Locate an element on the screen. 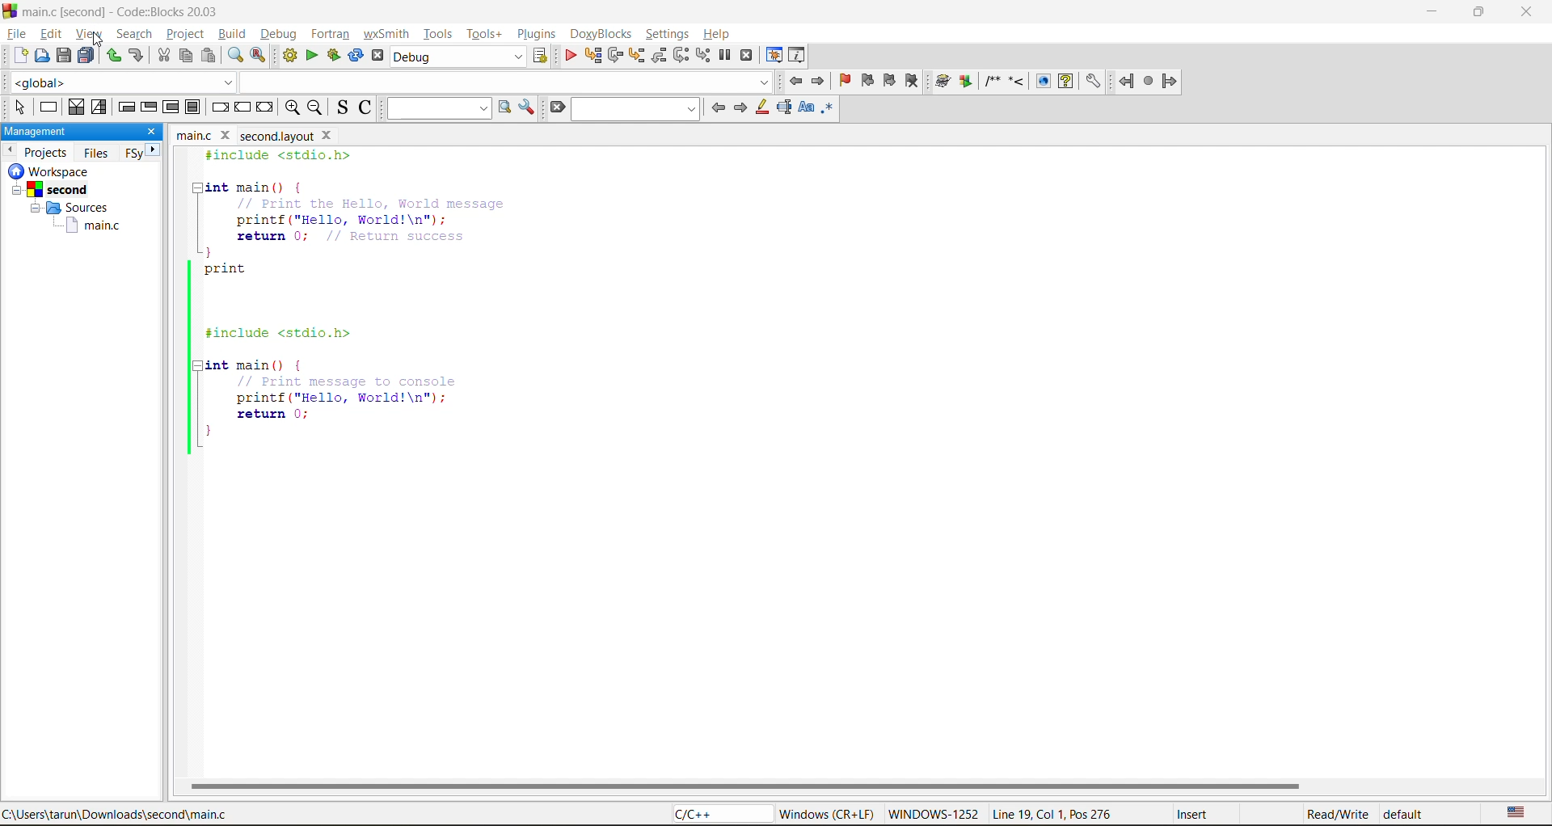  show options window is located at coordinates (529, 108).